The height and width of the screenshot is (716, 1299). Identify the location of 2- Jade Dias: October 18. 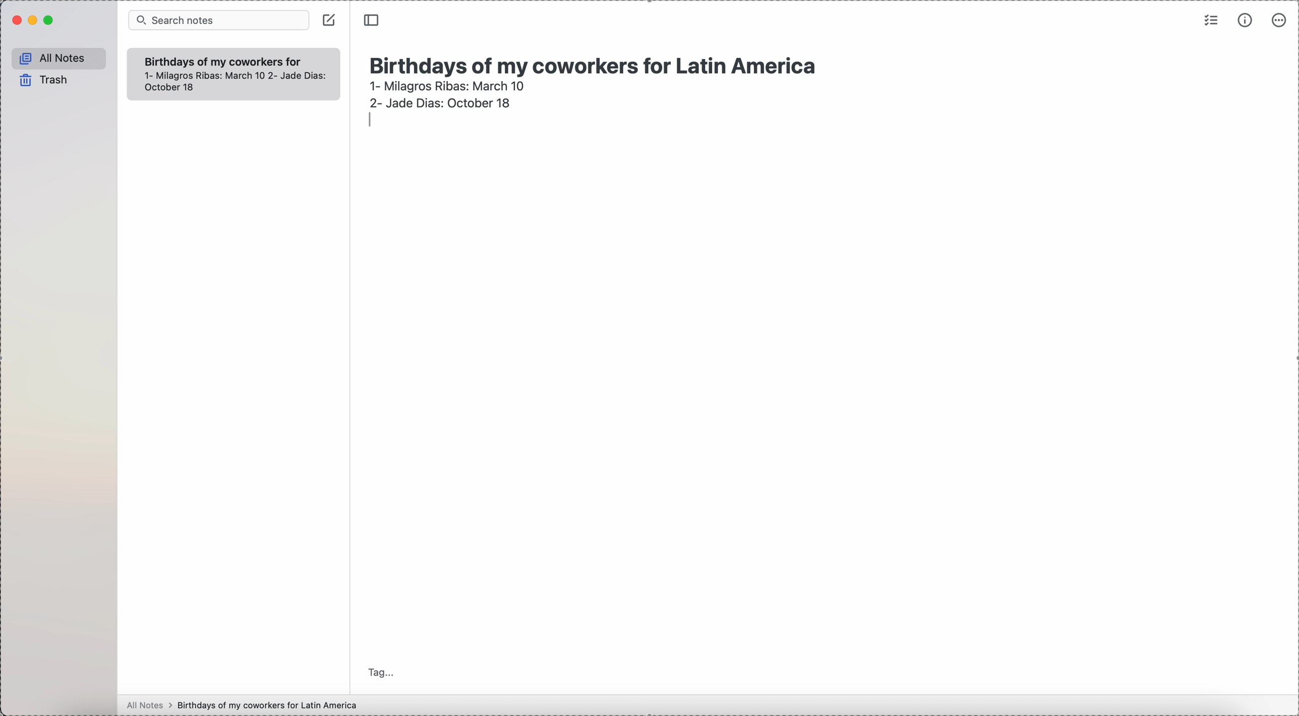
(439, 101).